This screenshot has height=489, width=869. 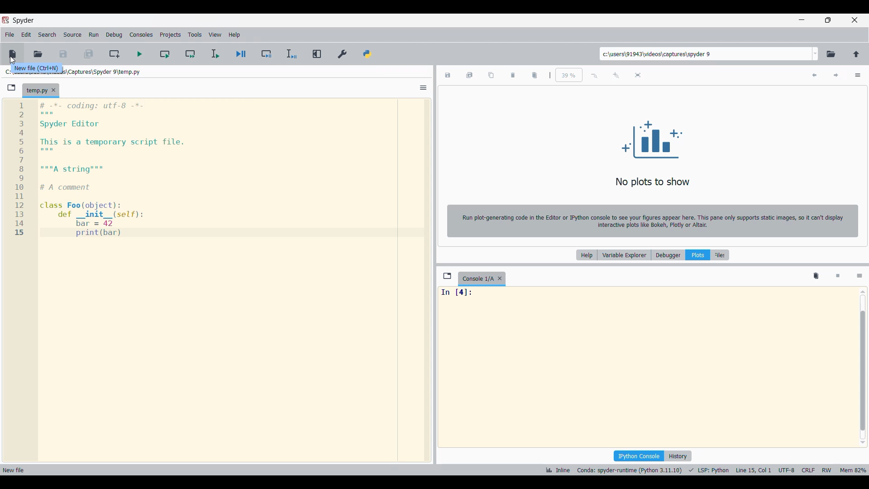 I want to click on Run cell, so click(x=140, y=54).